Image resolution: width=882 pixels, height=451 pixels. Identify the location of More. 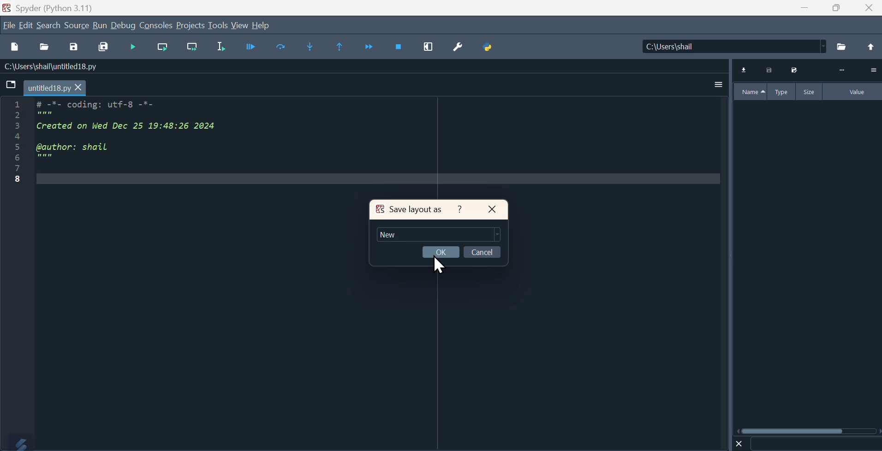
(842, 71).